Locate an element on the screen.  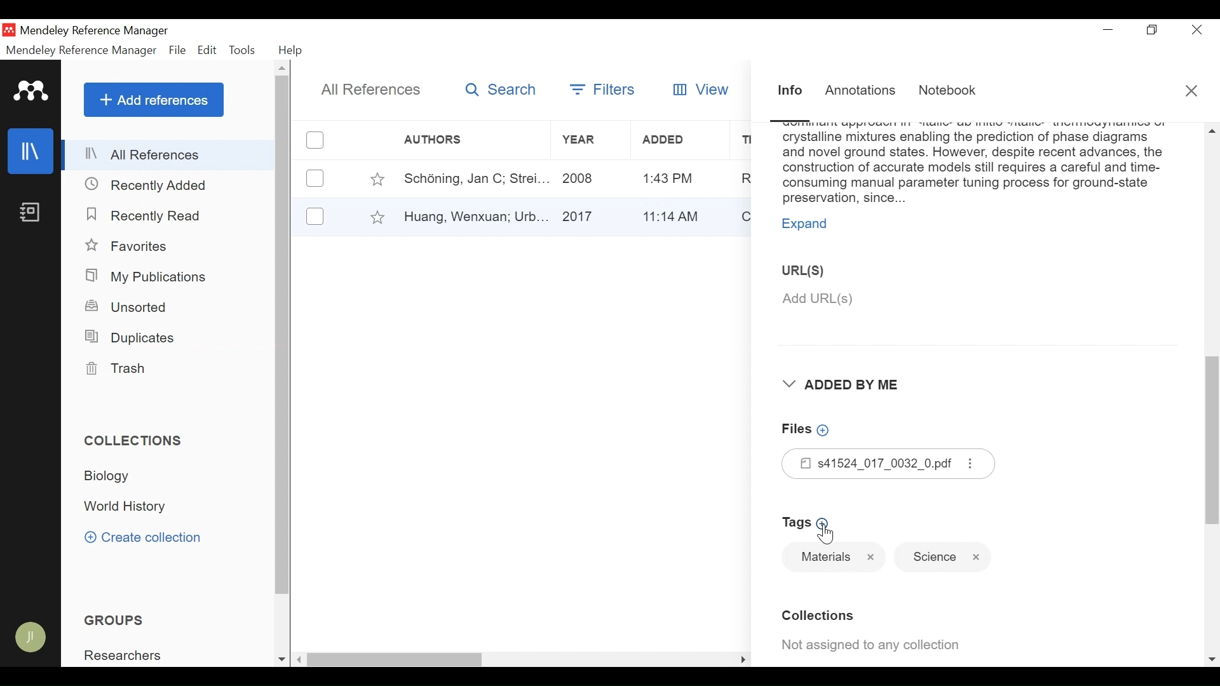
URL(S) is located at coordinates (813, 270).